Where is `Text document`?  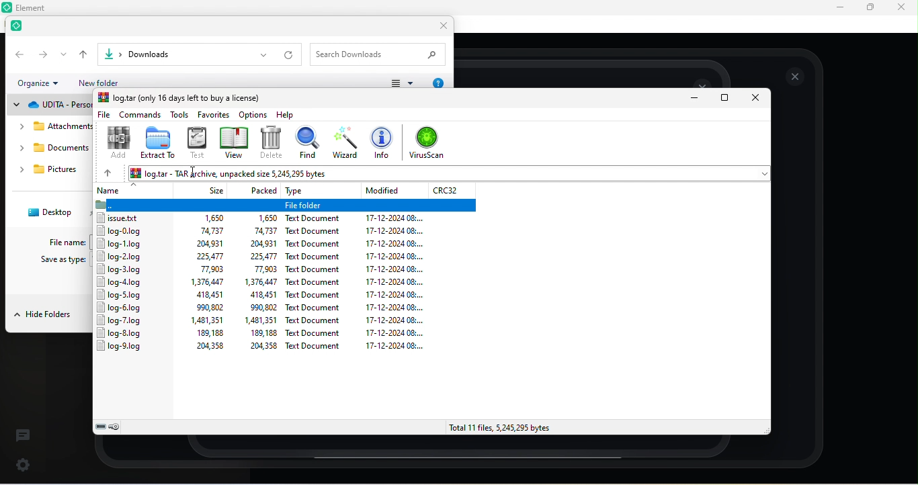 Text document is located at coordinates (315, 269).